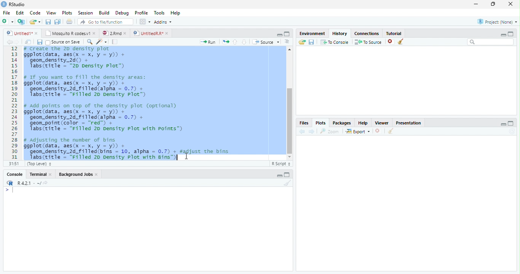 This screenshot has width=520, height=274. Describe the element at coordinates (147, 33) in the screenshot. I see `UnttiedR Rr”` at that location.